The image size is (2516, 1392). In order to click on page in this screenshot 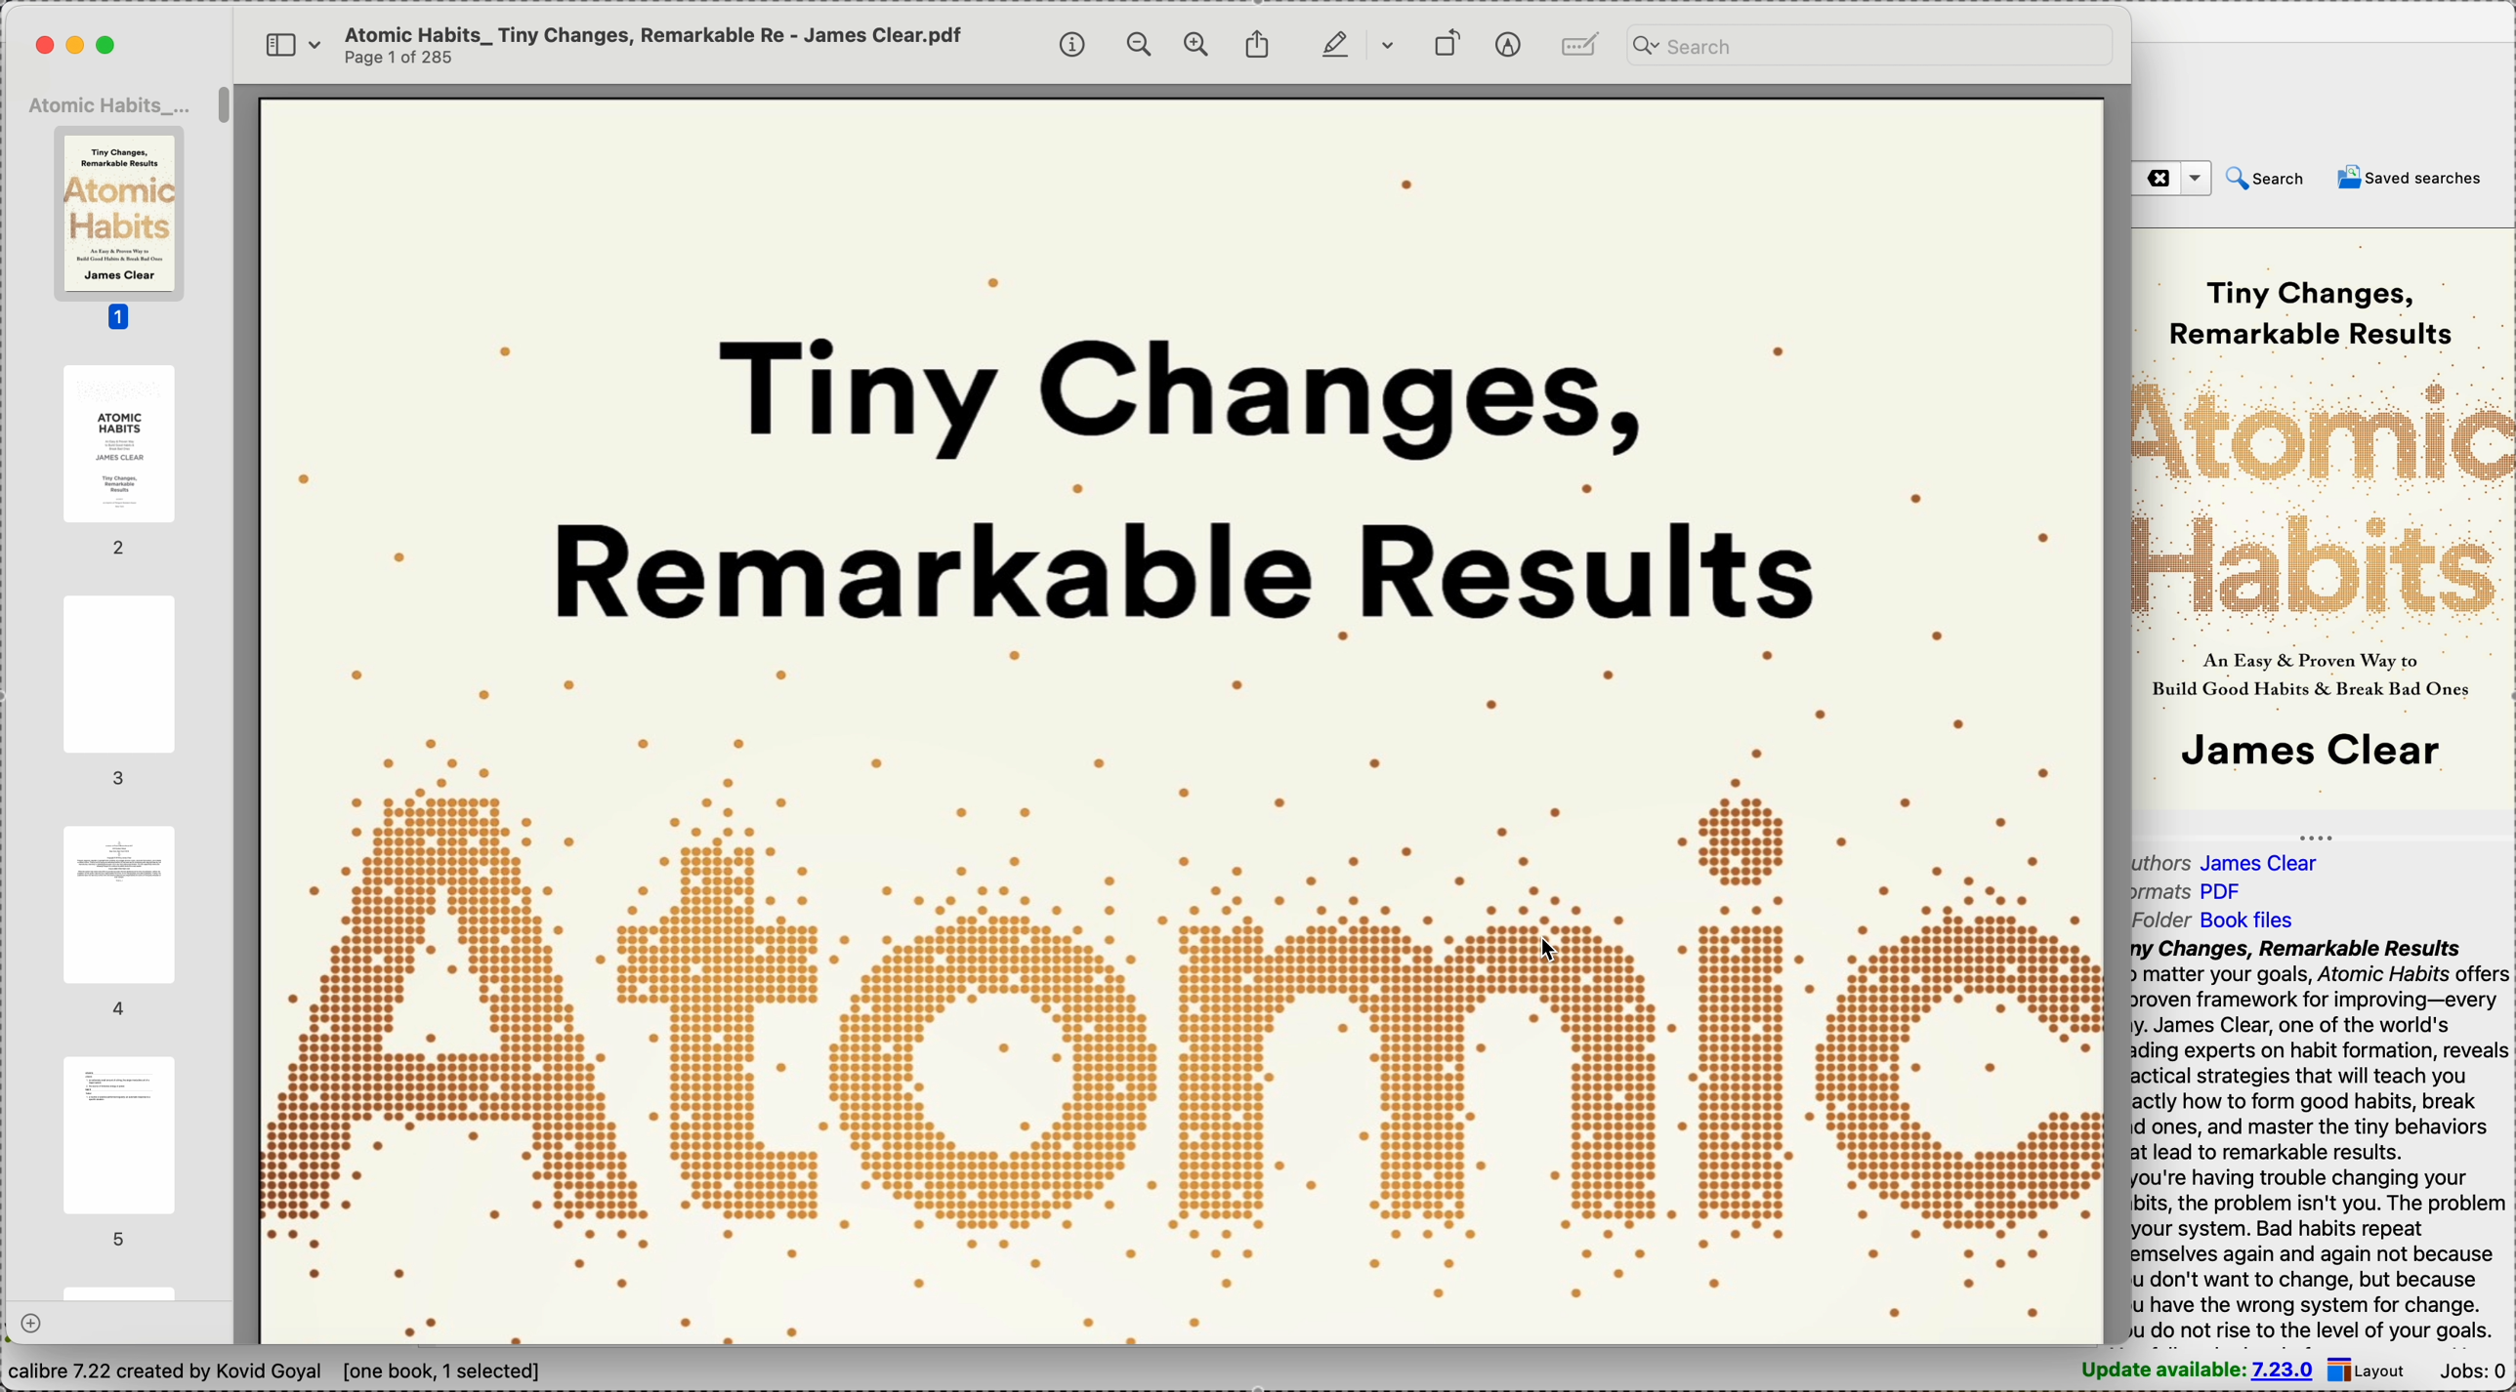, I will do `click(121, 1287)`.